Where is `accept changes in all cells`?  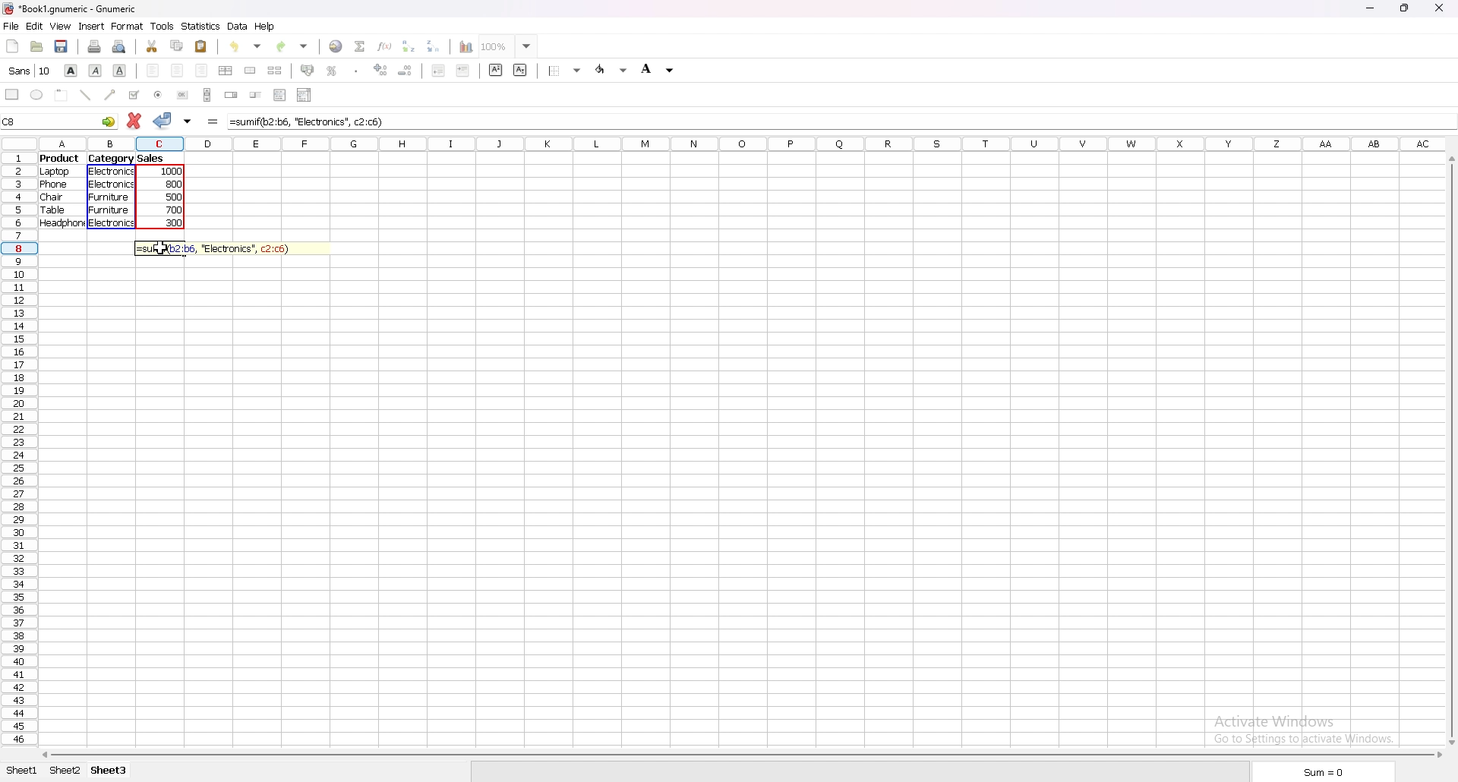
accept changes in all cells is located at coordinates (188, 120).